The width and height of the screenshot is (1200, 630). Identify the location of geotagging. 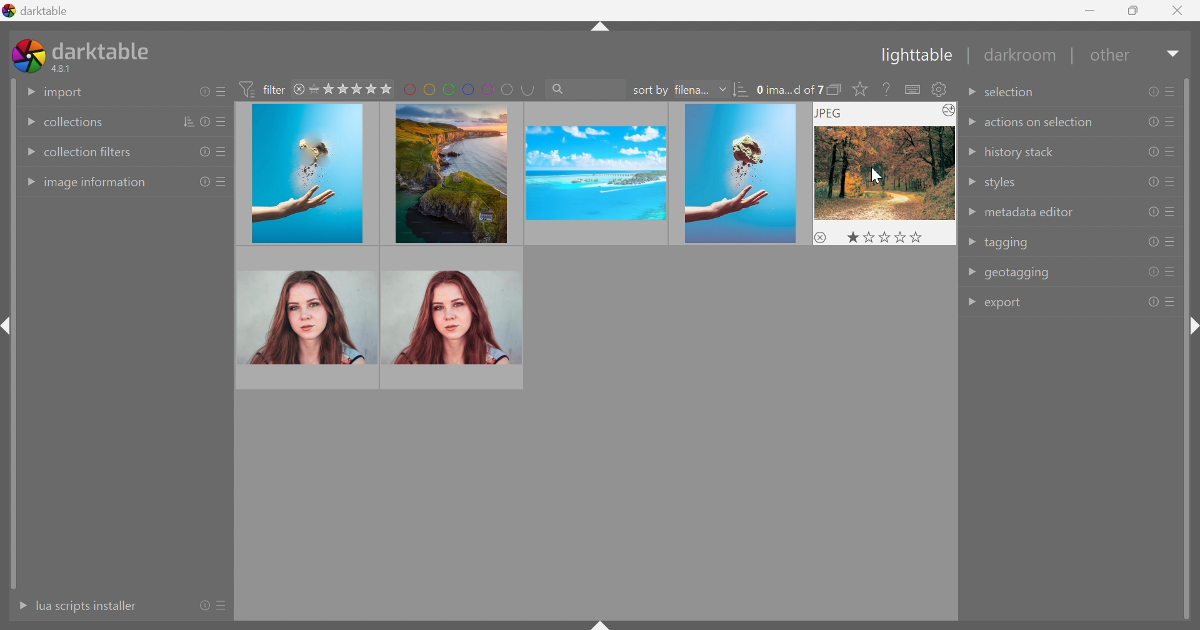
(1017, 275).